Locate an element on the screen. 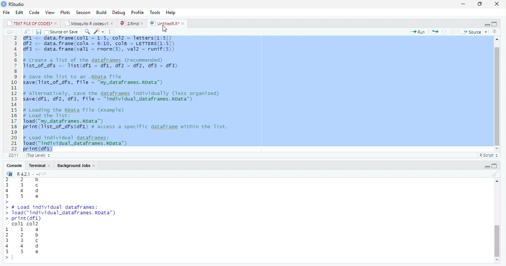  UntitiedR.R is located at coordinates (168, 23).